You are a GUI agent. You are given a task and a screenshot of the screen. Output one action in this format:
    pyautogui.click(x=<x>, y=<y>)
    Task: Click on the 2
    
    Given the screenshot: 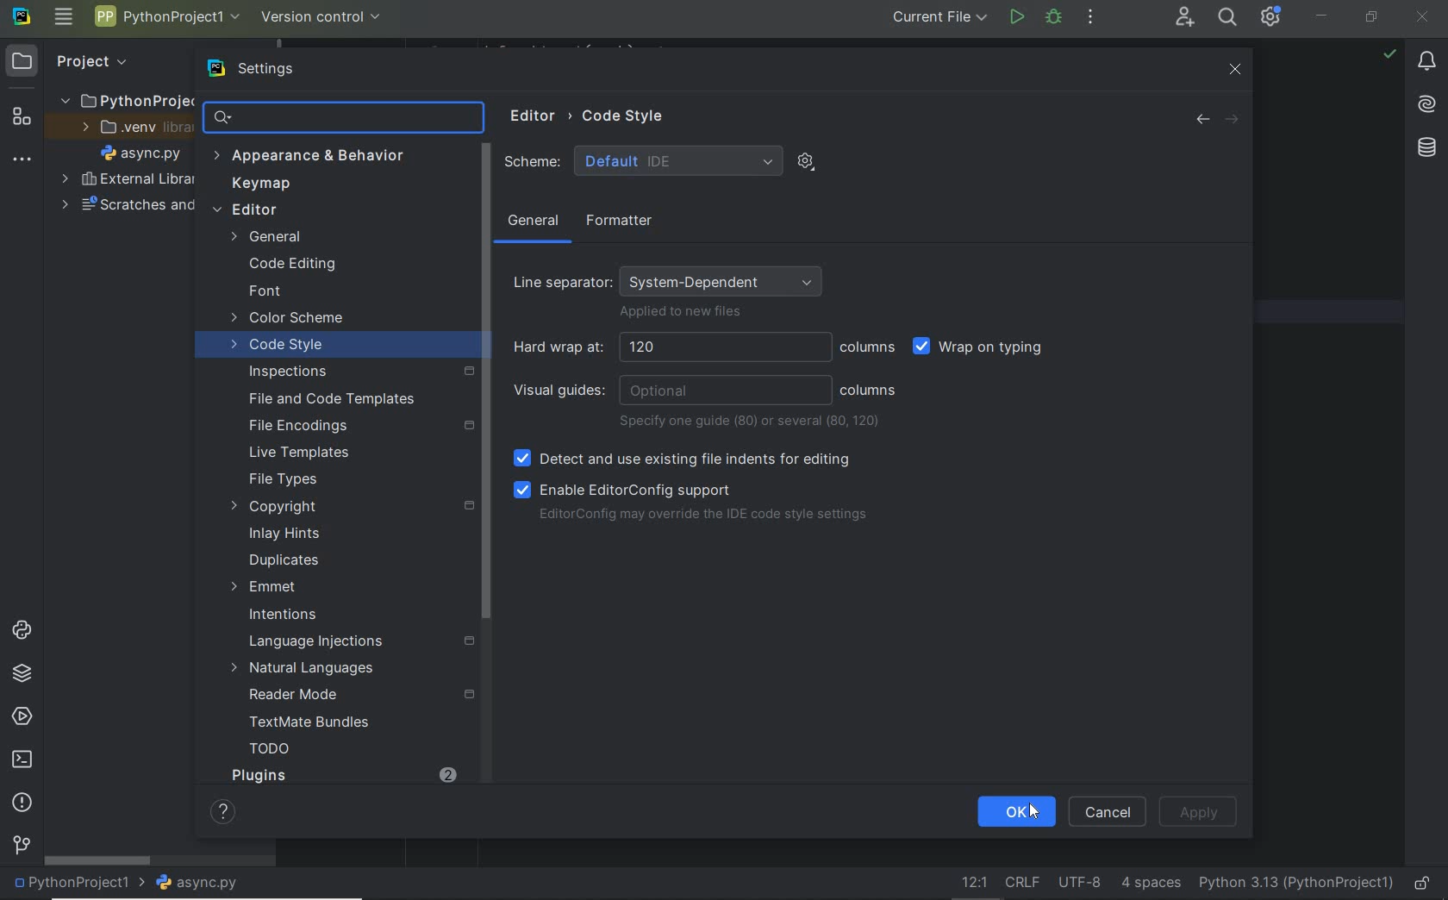 What is the action you would take?
    pyautogui.click(x=447, y=774)
    